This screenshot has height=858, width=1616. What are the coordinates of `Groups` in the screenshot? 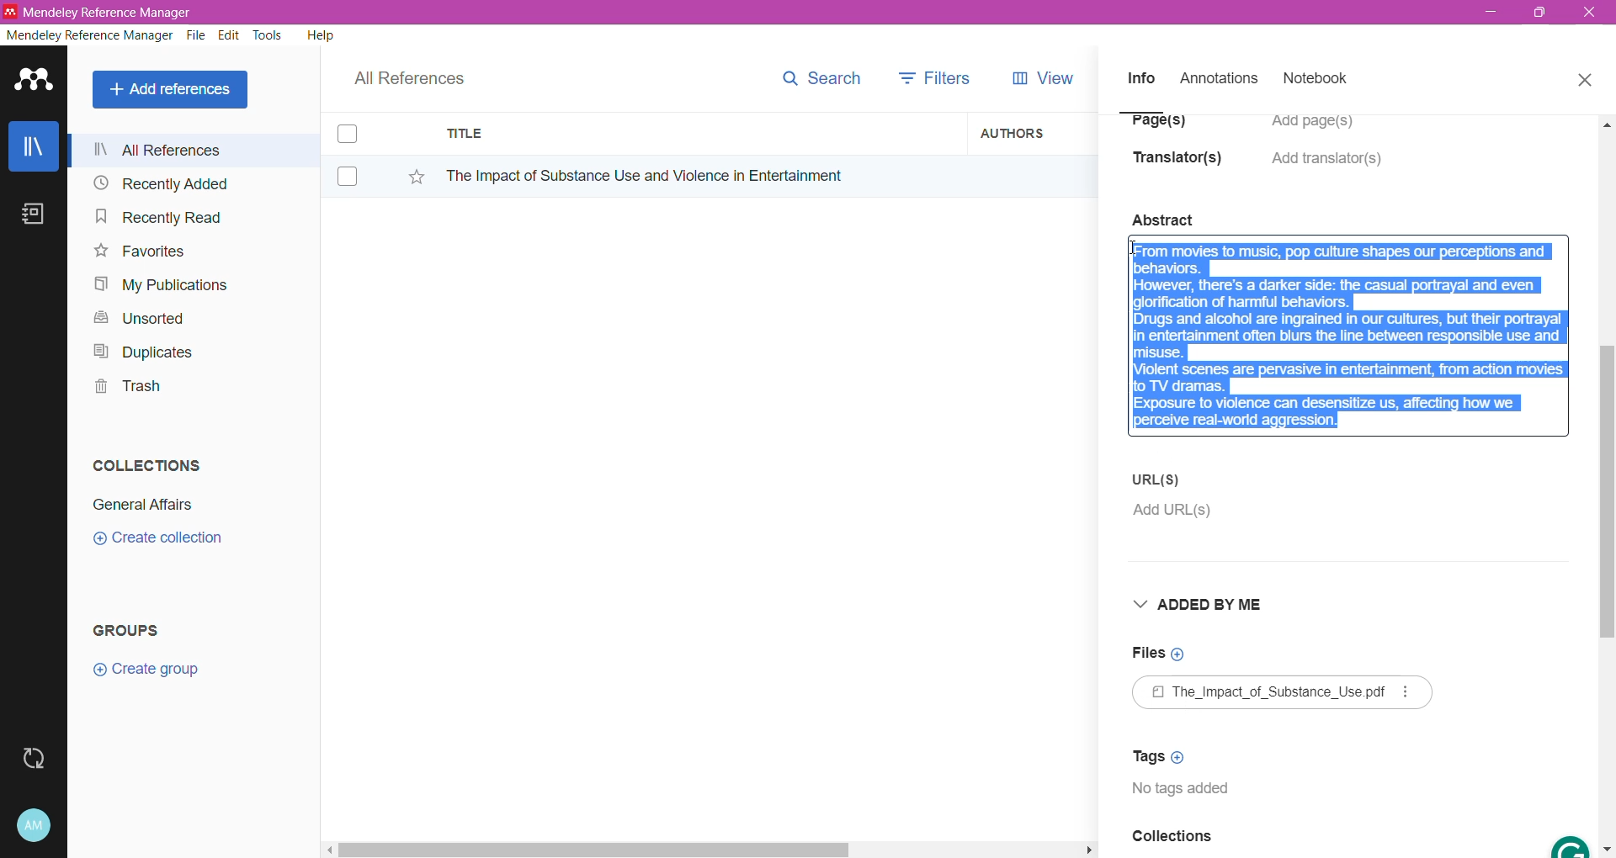 It's located at (133, 629).